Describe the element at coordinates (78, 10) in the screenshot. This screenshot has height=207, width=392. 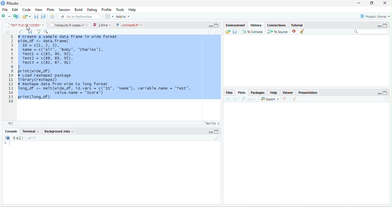
I see `Build` at that location.